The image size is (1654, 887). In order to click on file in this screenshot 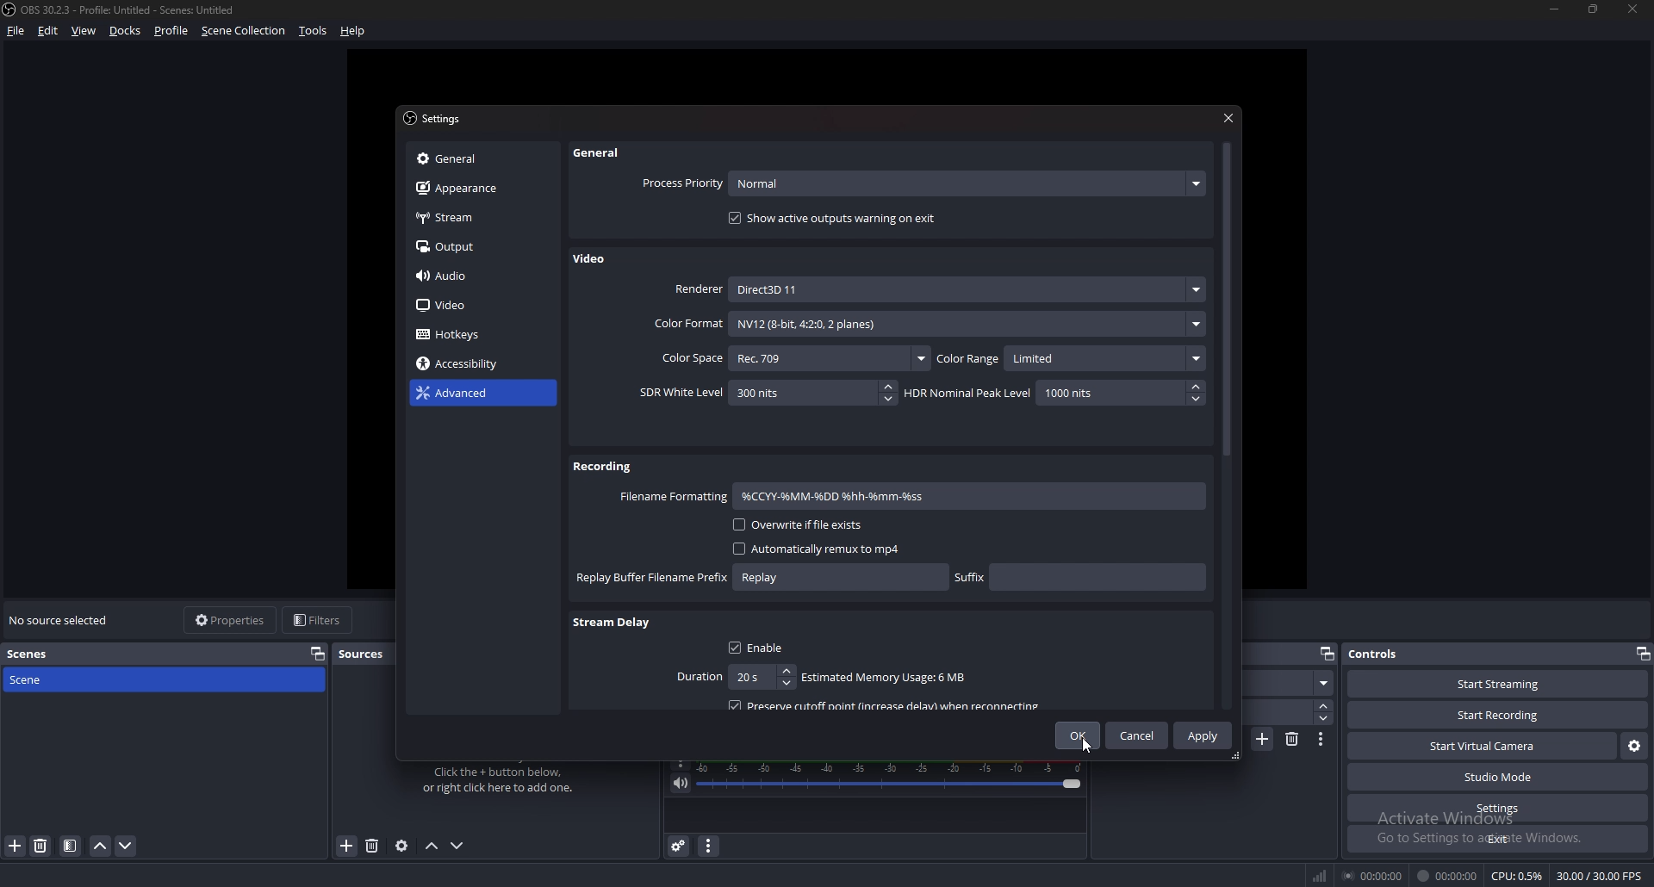, I will do `click(19, 31)`.